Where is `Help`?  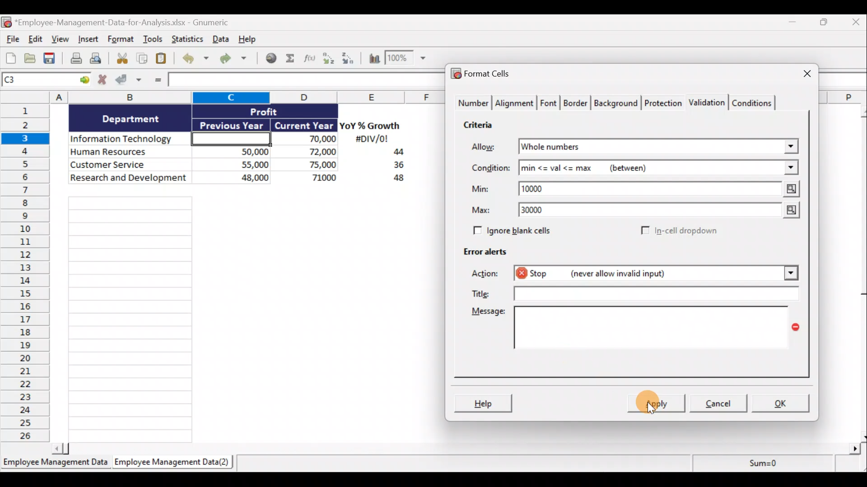 Help is located at coordinates (485, 402).